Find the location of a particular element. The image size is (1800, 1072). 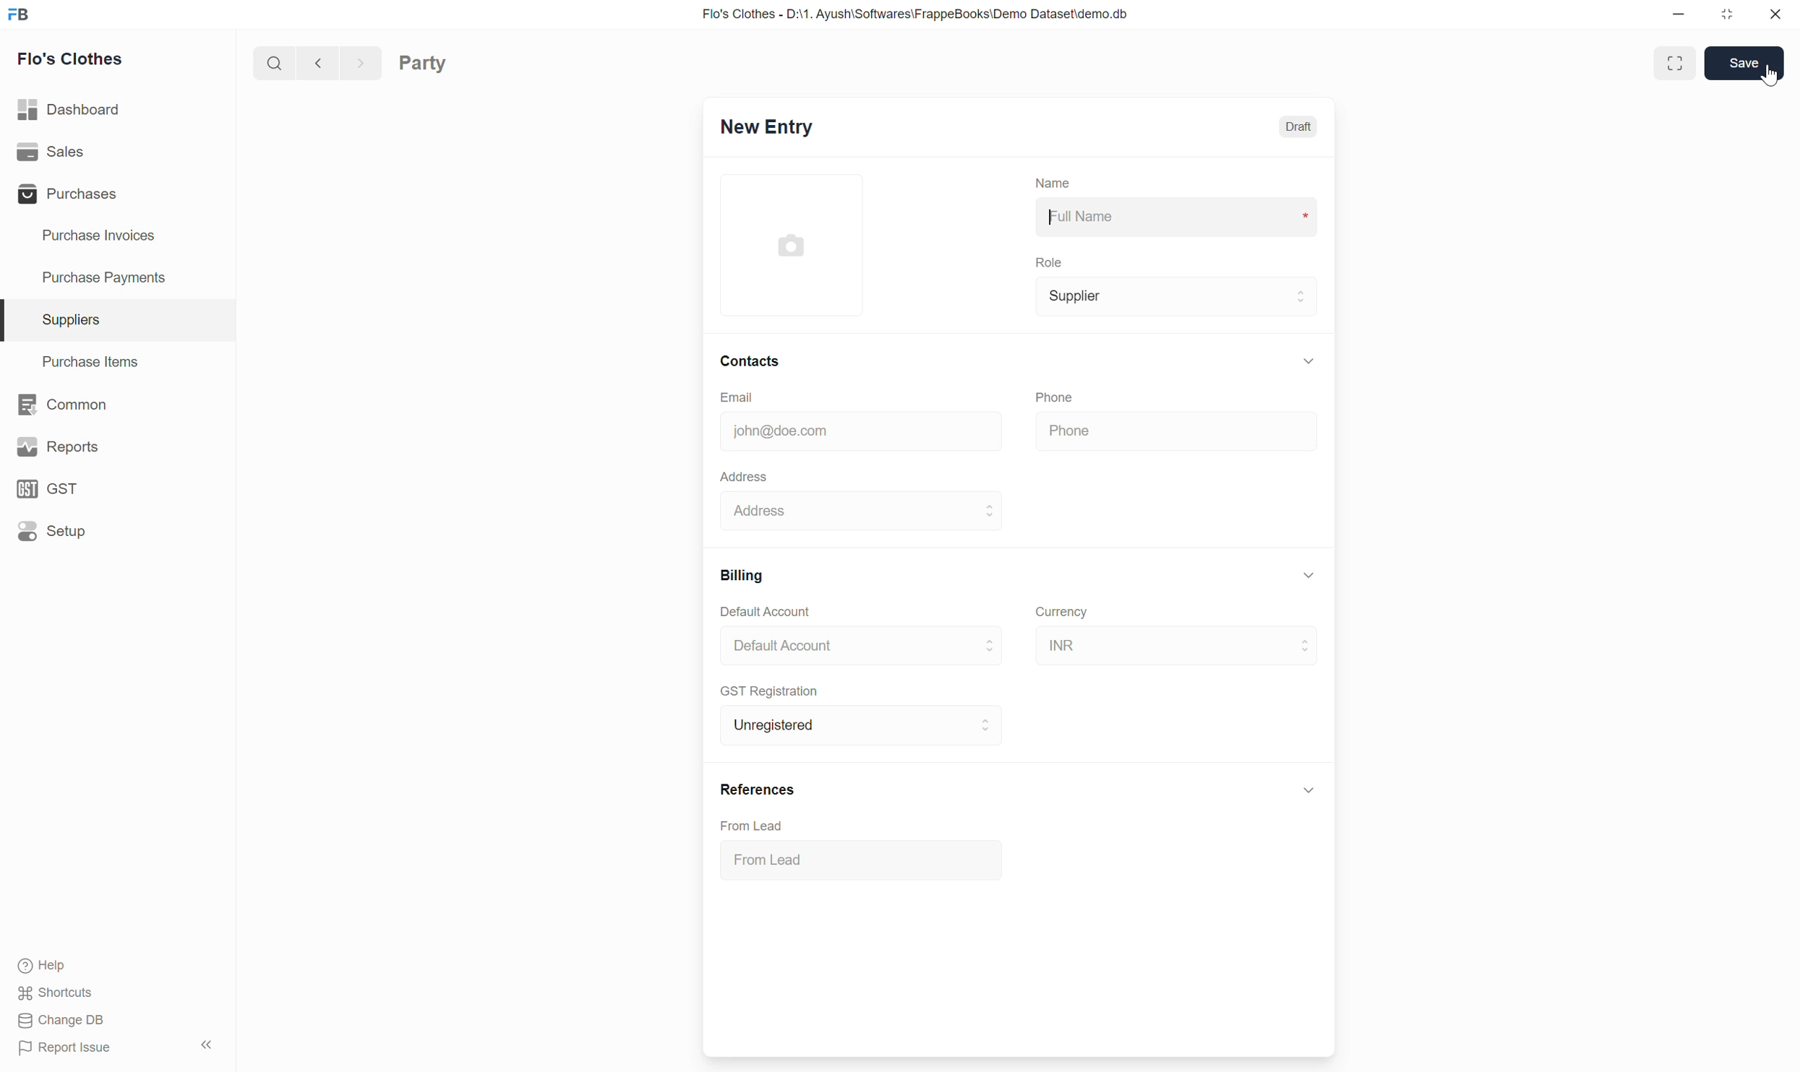

Address is located at coordinates (744, 476).